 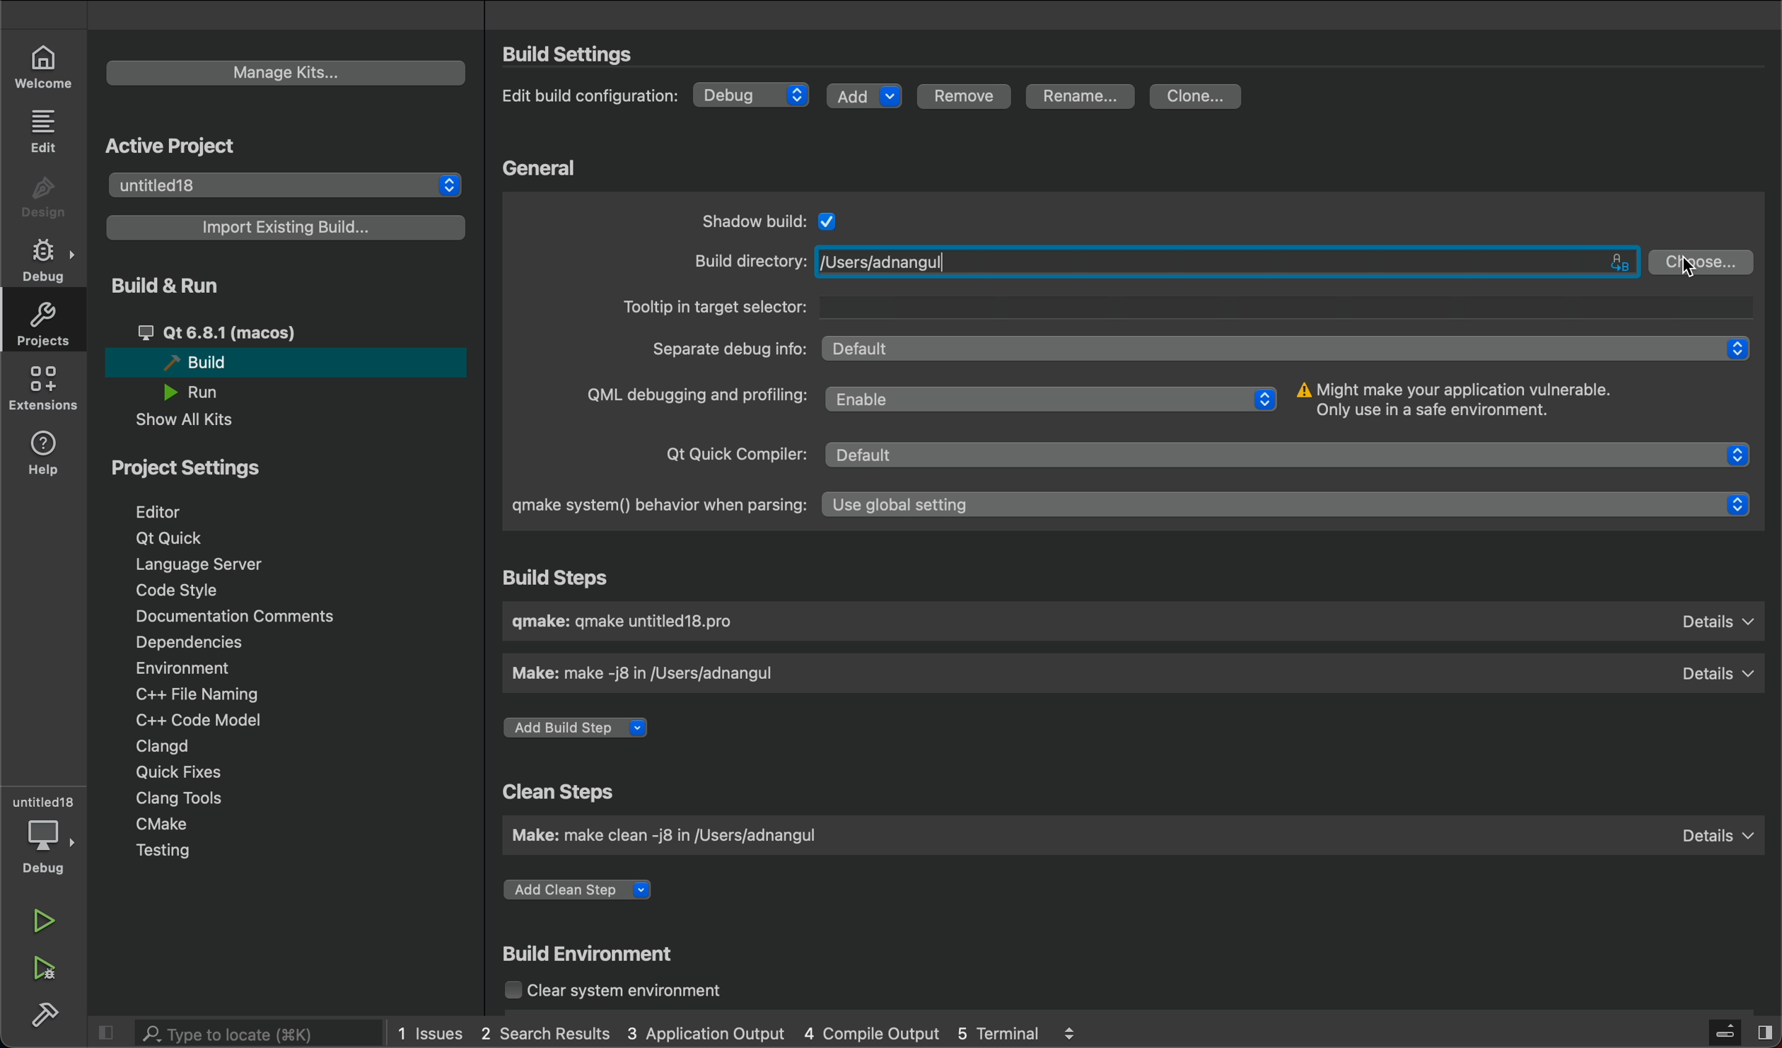 I want to click on add build step, so click(x=584, y=730).